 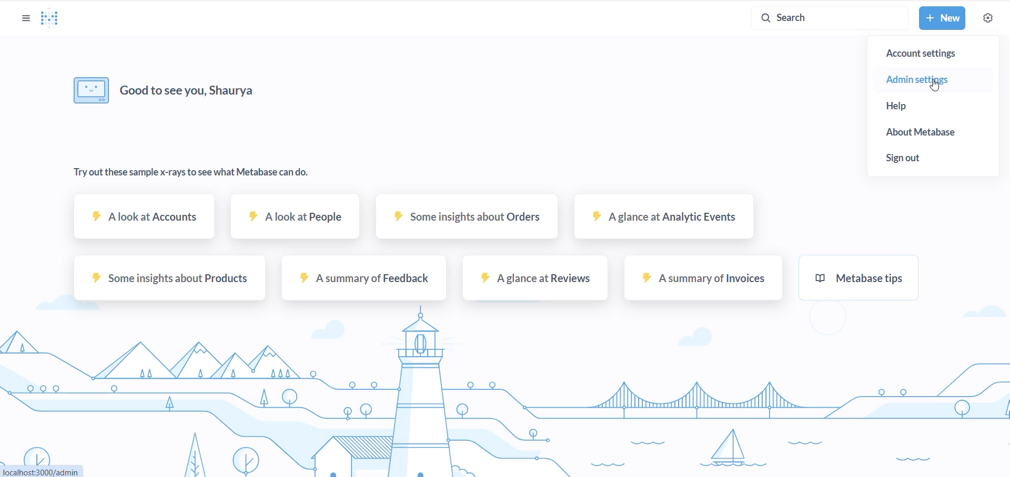 I want to click on account settings, so click(x=936, y=53).